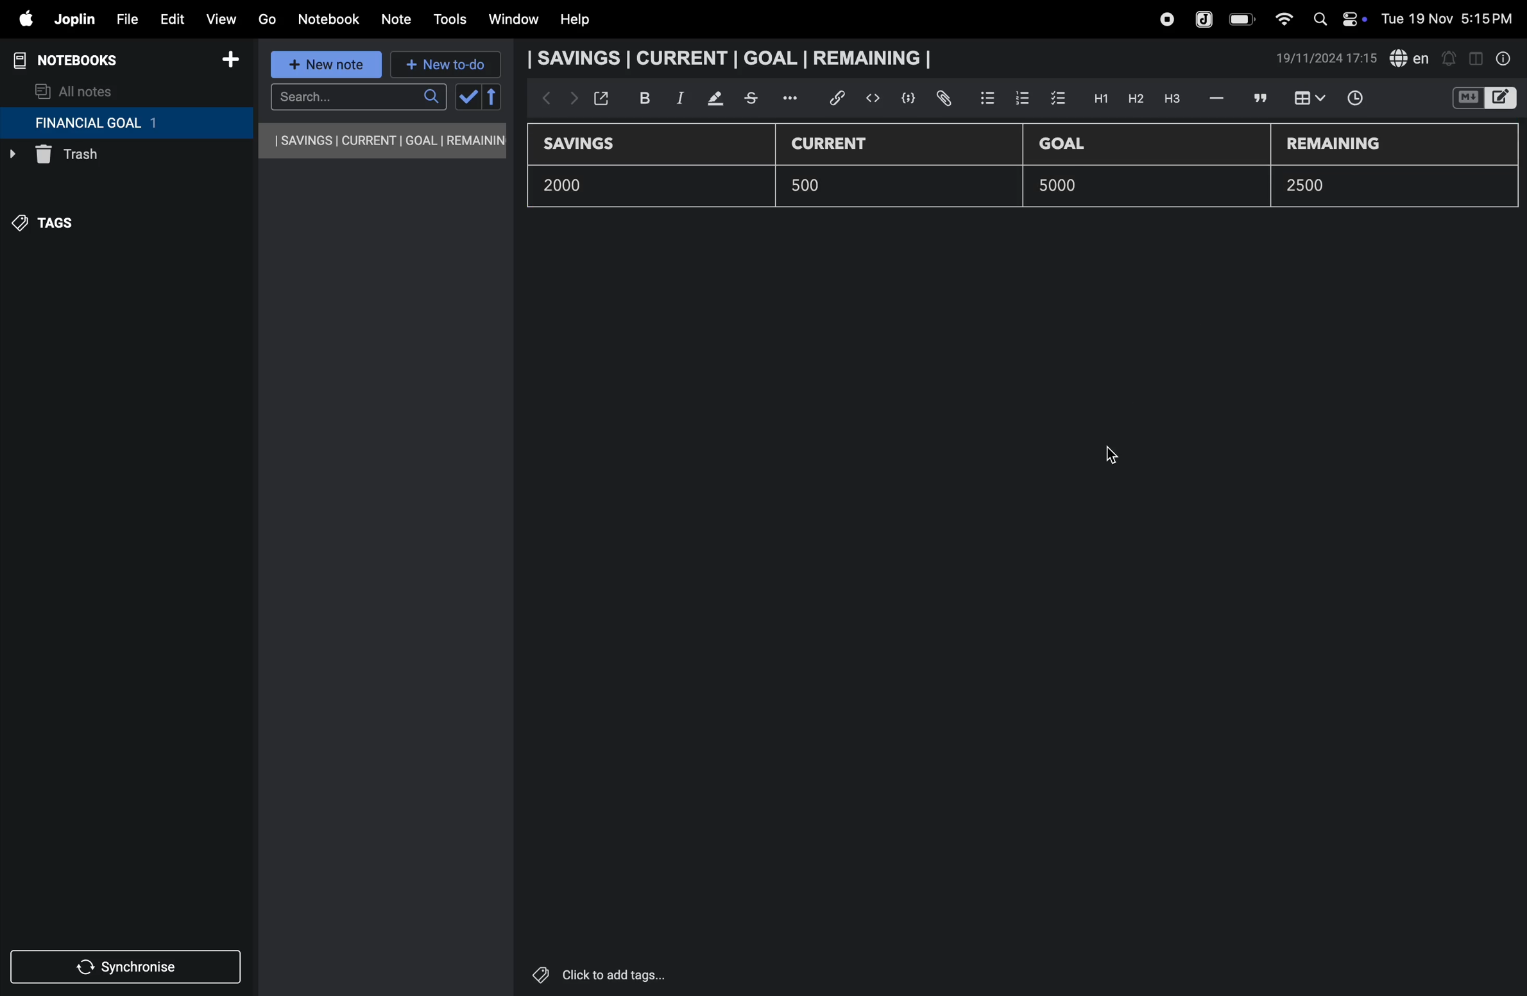 This screenshot has height=996, width=1527. I want to click on check box, so click(1059, 99).